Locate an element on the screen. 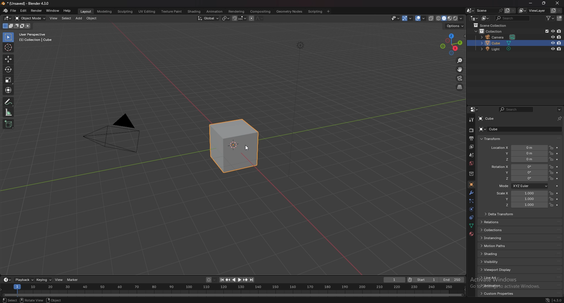 The image size is (564, 303). rotation z is located at coordinates (518, 178).